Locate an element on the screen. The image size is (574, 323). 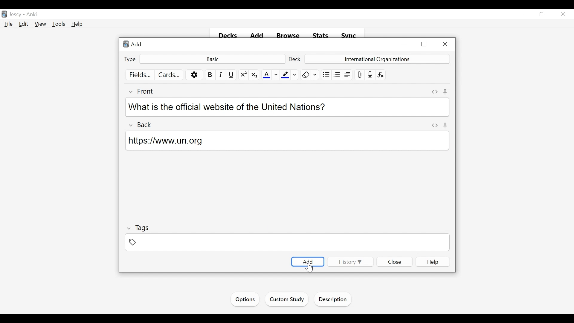
Anki is located at coordinates (33, 14).